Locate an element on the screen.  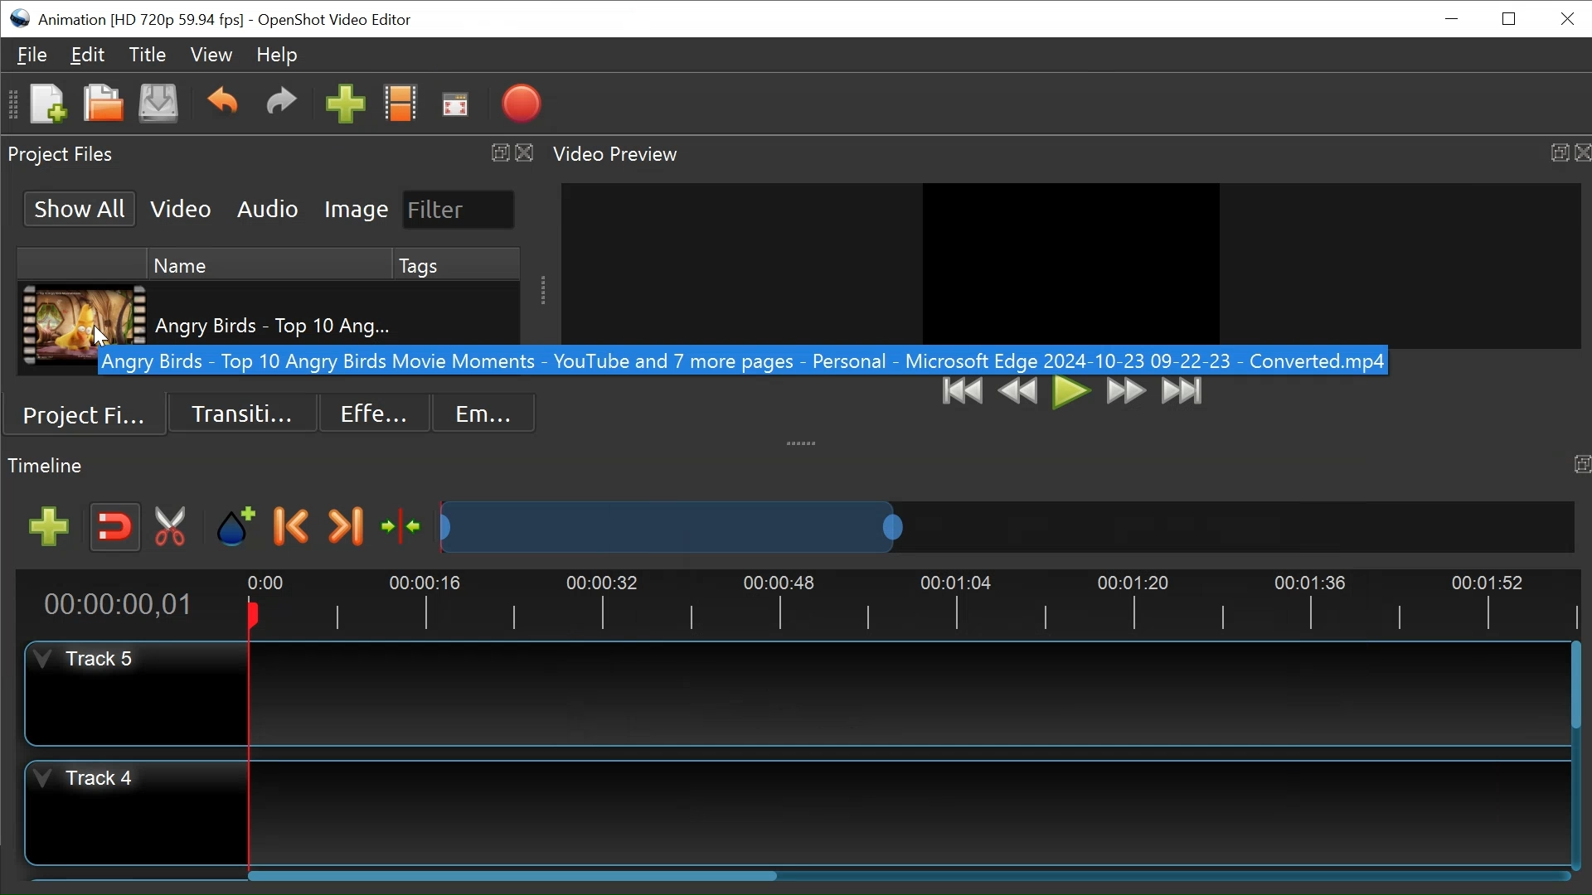
Open Project is located at coordinates (103, 105).